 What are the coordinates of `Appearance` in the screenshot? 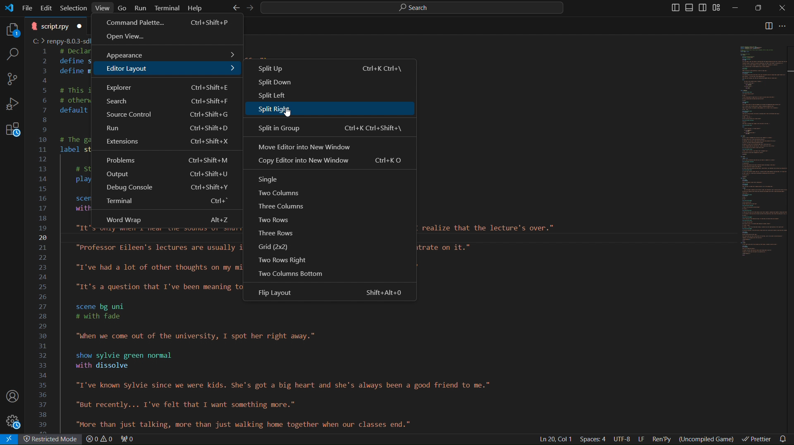 It's located at (167, 53).